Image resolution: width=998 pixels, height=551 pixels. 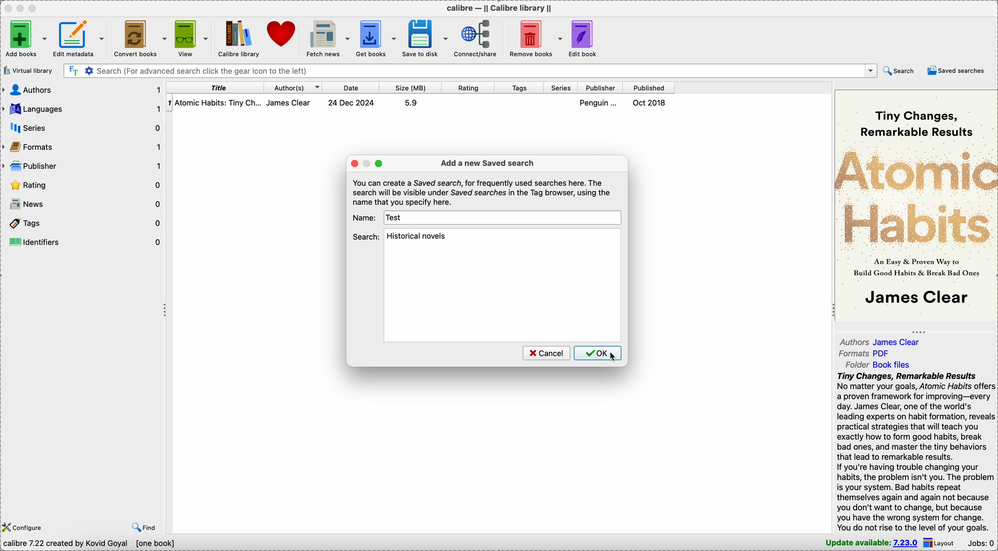 I want to click on languages, so click(x=83, y=109).